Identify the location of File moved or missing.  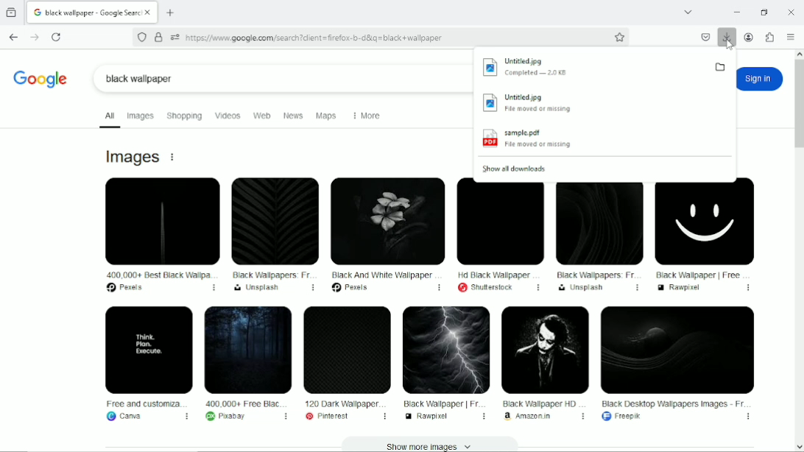
(602, 141).